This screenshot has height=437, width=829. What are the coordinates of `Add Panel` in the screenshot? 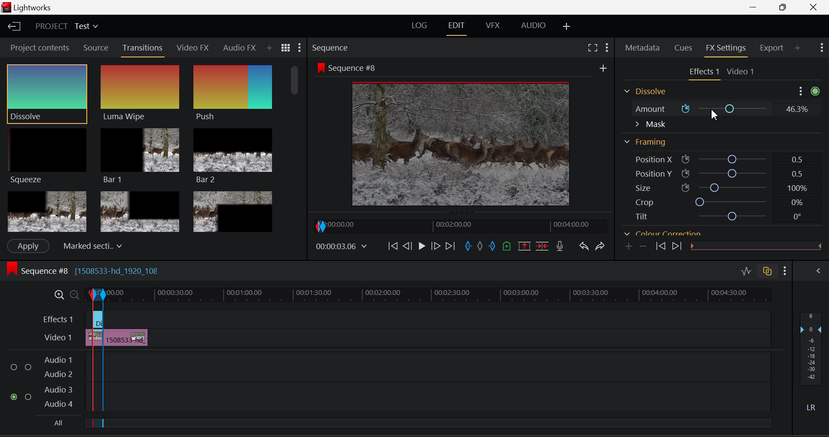 It's located at (269, 48).